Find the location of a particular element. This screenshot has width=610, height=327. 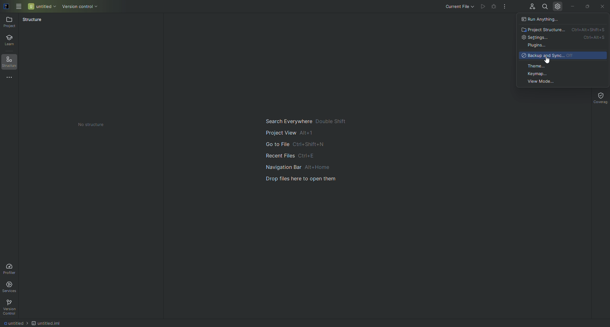

Run Anything is located at coordinates (545, 19).